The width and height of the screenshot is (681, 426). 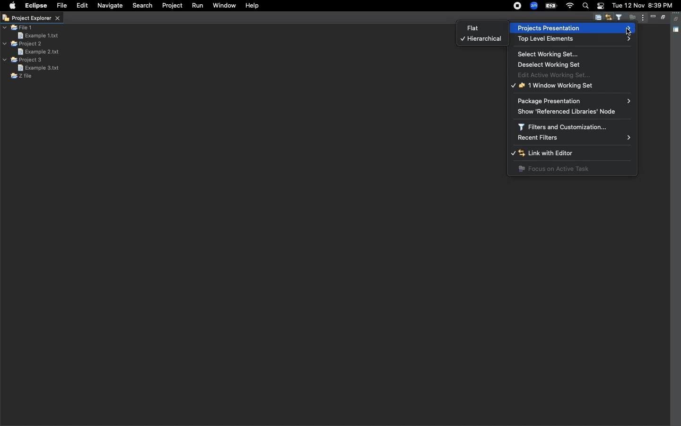 What do you see at coordinates (601, 6) in the screenshot?
I see `Notification` at bounding box center [601, 6].